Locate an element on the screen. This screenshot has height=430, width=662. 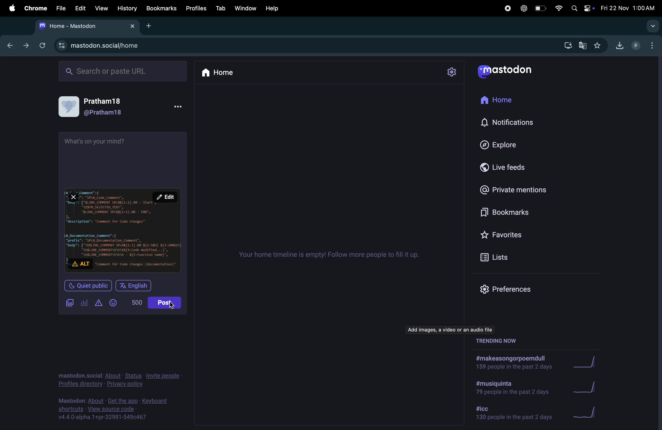
v4.4.0-alpha.1+pr-32981-549c467 is located at coordinates (102, 417).